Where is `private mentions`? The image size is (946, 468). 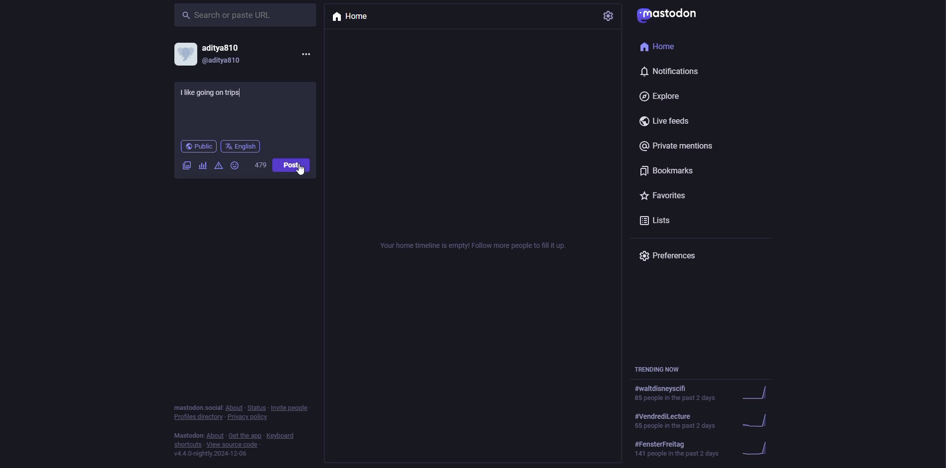 private mentions is located at coordinates (684, 148).